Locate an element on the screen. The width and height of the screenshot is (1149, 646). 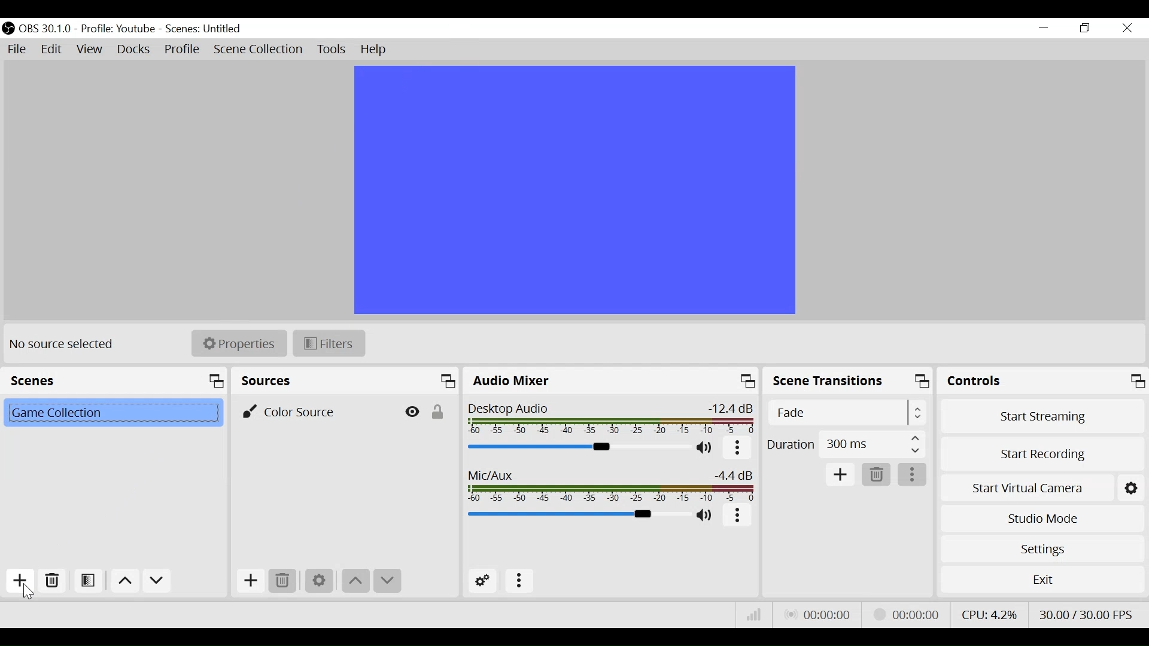
Scene Collection is located at coordinates (260, 50).